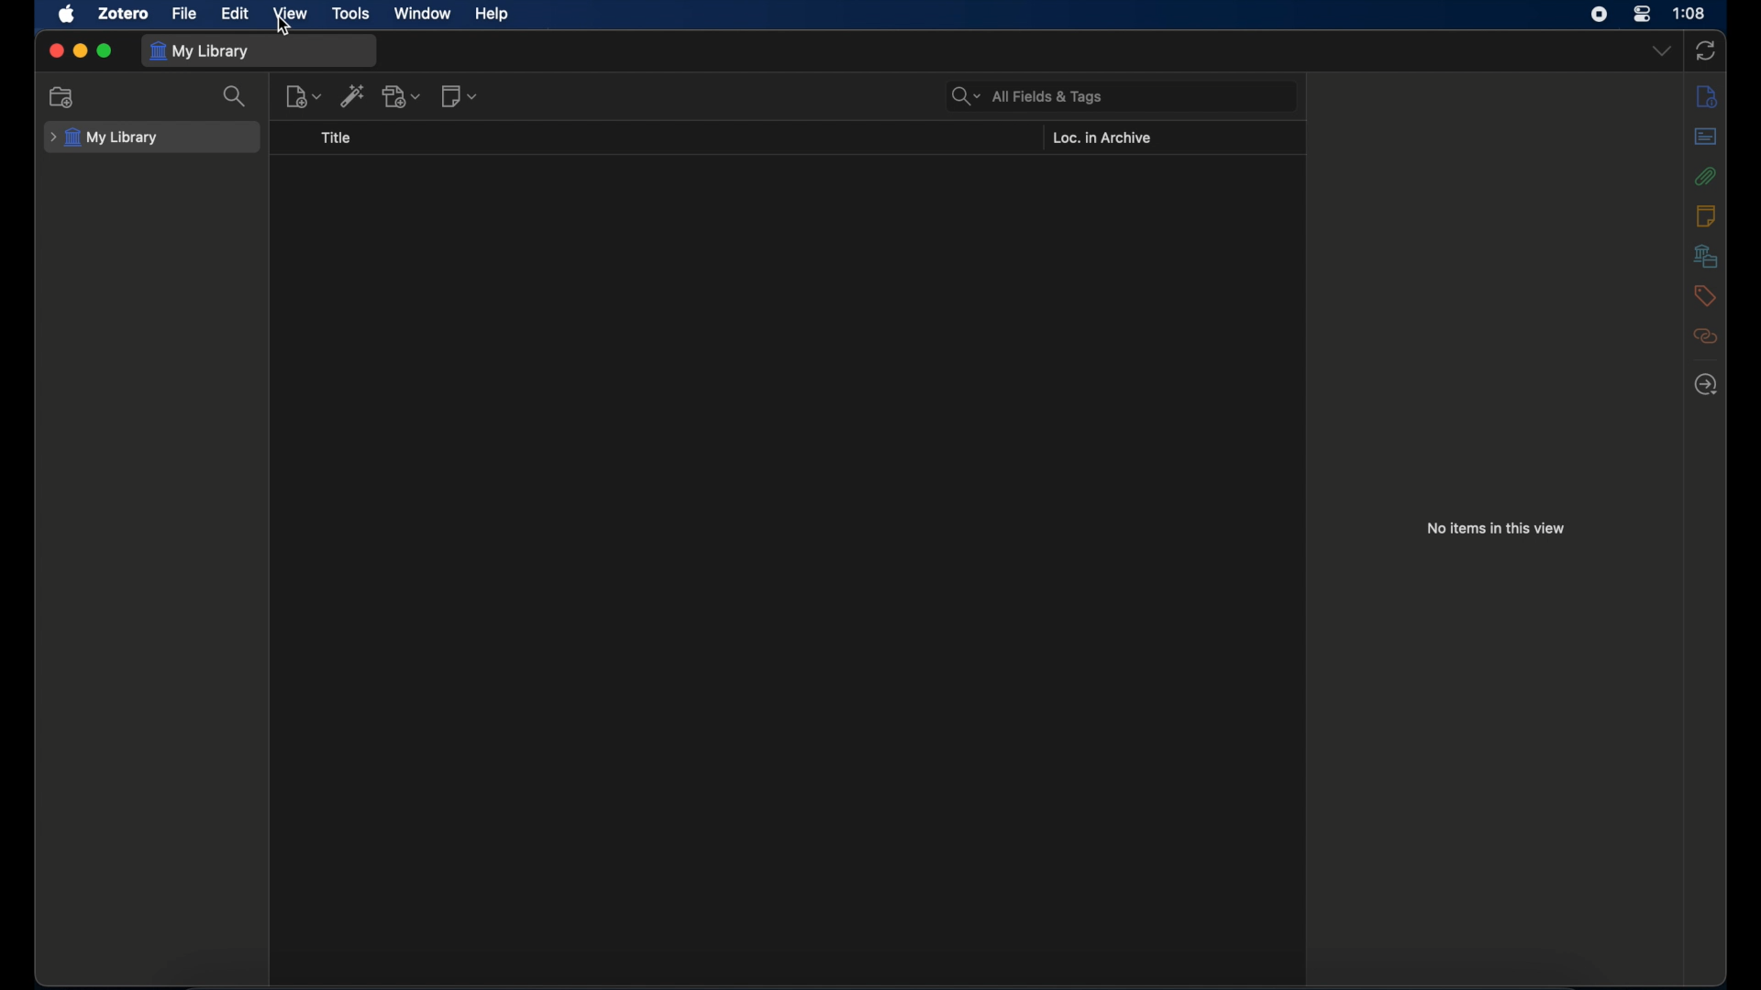 Image resolution: width=1761 pixels, height=990 pixels. Describe the element at coordinates (1101, 138) in the screenshot. I see `loc. in archive` at that location.